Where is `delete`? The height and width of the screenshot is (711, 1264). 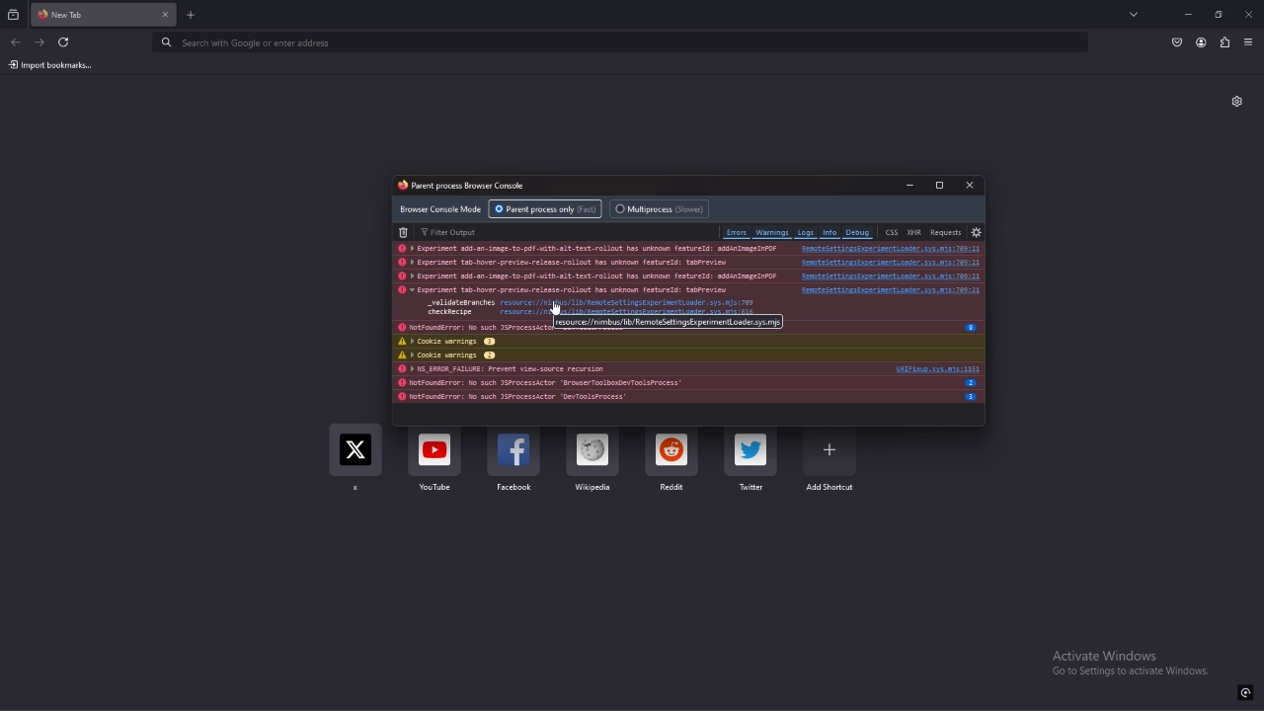
delete is located at coordinates (405, 232).